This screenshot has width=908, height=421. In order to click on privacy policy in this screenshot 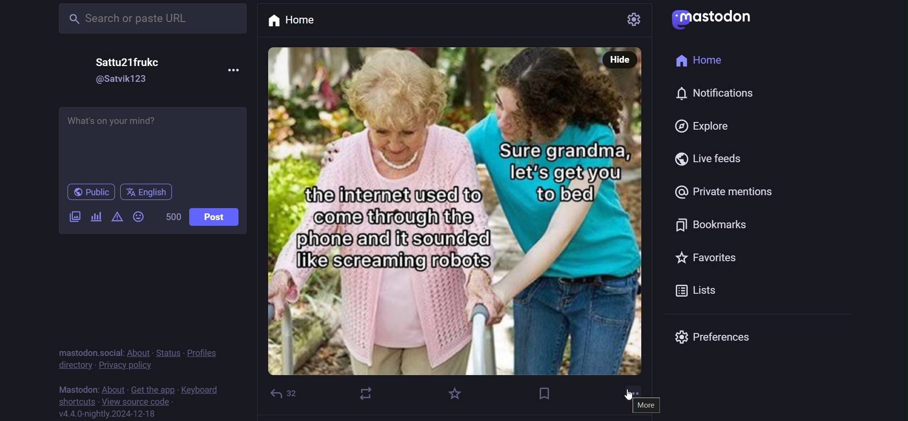, I will do `click(124, 365)`.